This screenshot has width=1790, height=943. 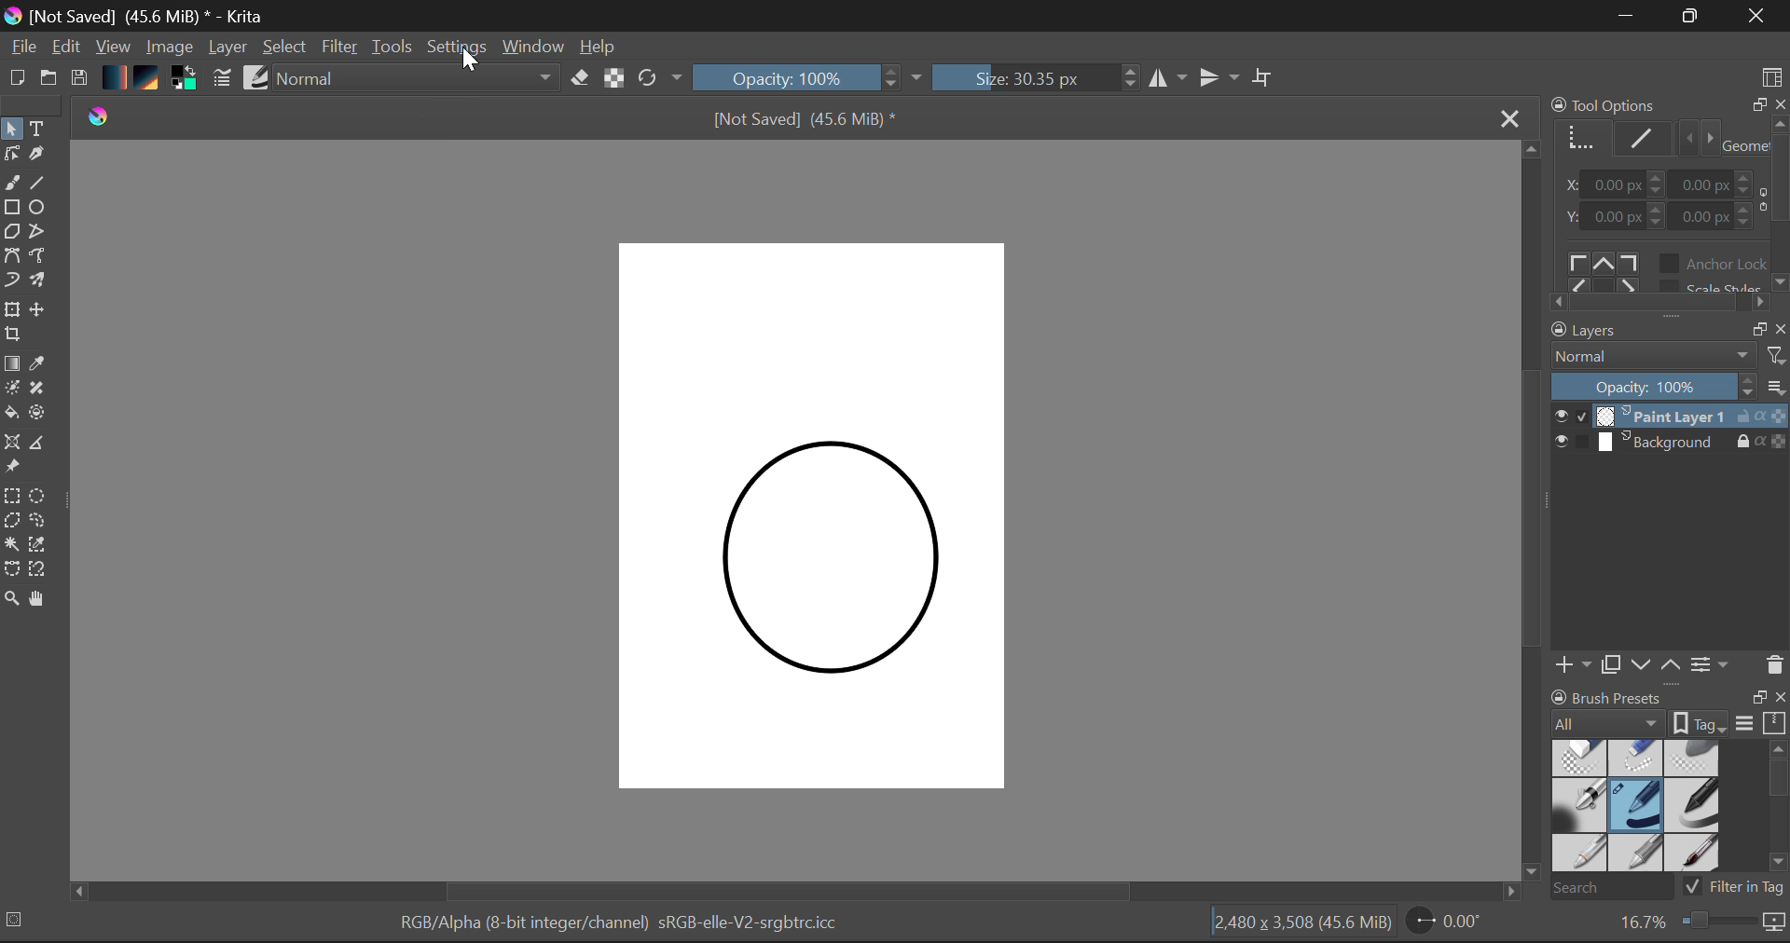 What do you see at coordinates (38, 229) in the screenshot?
I see `Polyline` at bounding box center [38, 229].